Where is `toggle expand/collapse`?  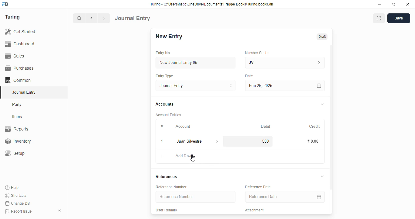
toggle expand/collapse is located at coordinates (322, 176).